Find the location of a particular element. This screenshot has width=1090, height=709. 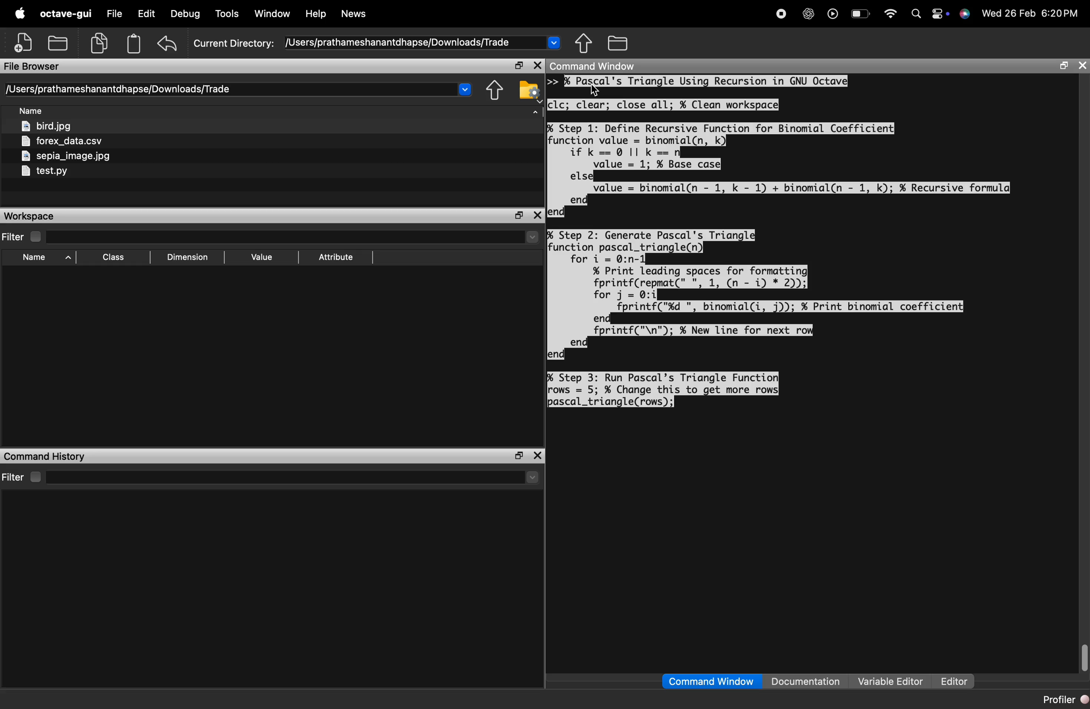

octave-gui is located at coordinates (66, 13).